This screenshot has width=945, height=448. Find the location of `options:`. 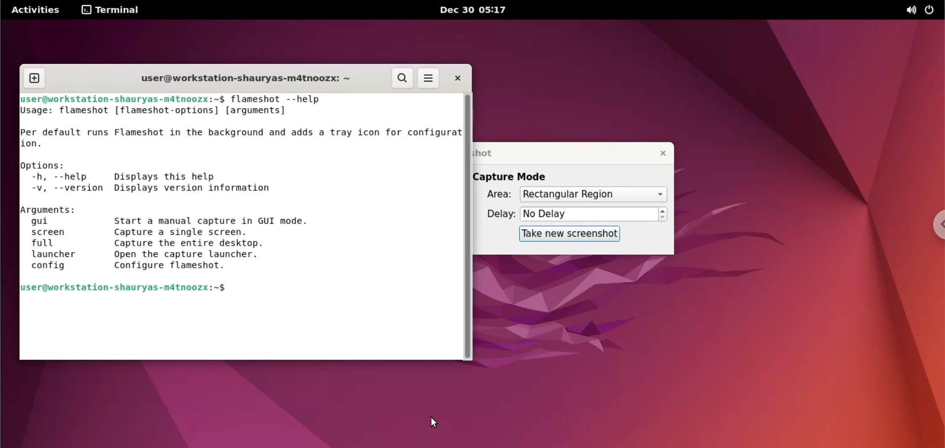

options: is located at coordinates (46, 166).